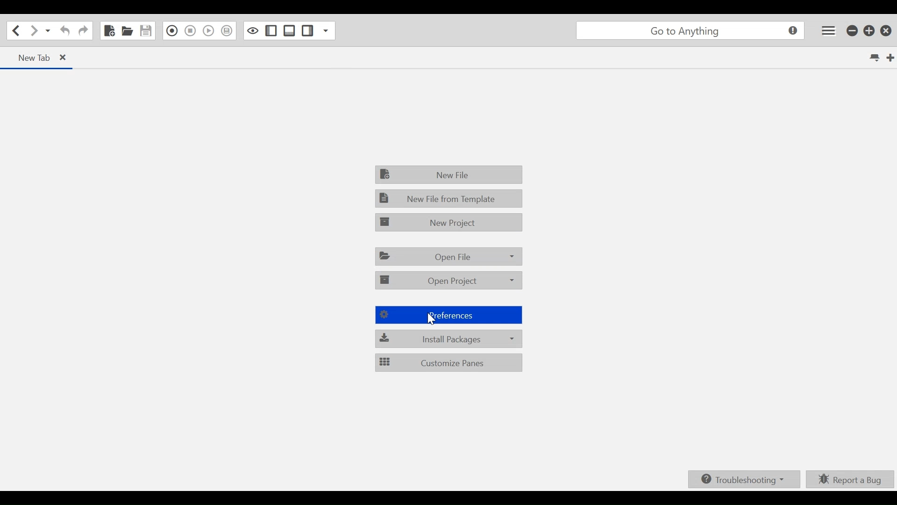 The width and height of the screenshot is (897, 505). Describe the element at coordinates (227, 31) in the screenshot. I see `Save Macro to Toolbox as Superscript` at that location.